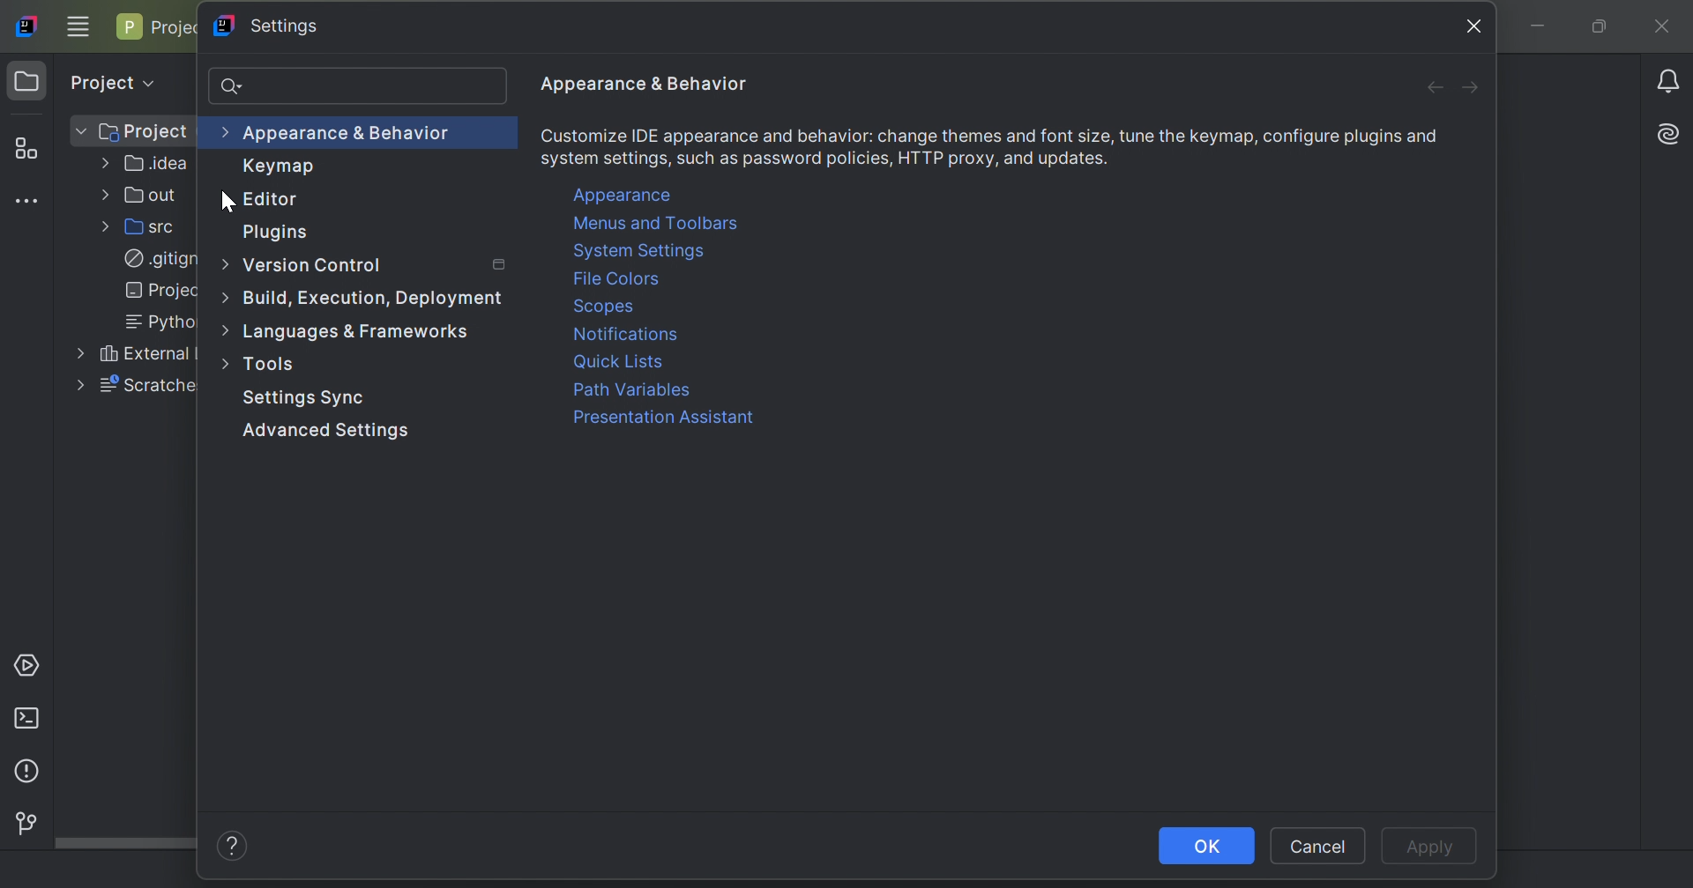 The image size is (1693, 888). What do you see at coordinates (1672, 131) in the screenshot?
I see `AI Assistant` at bounding box center [1672, 131].